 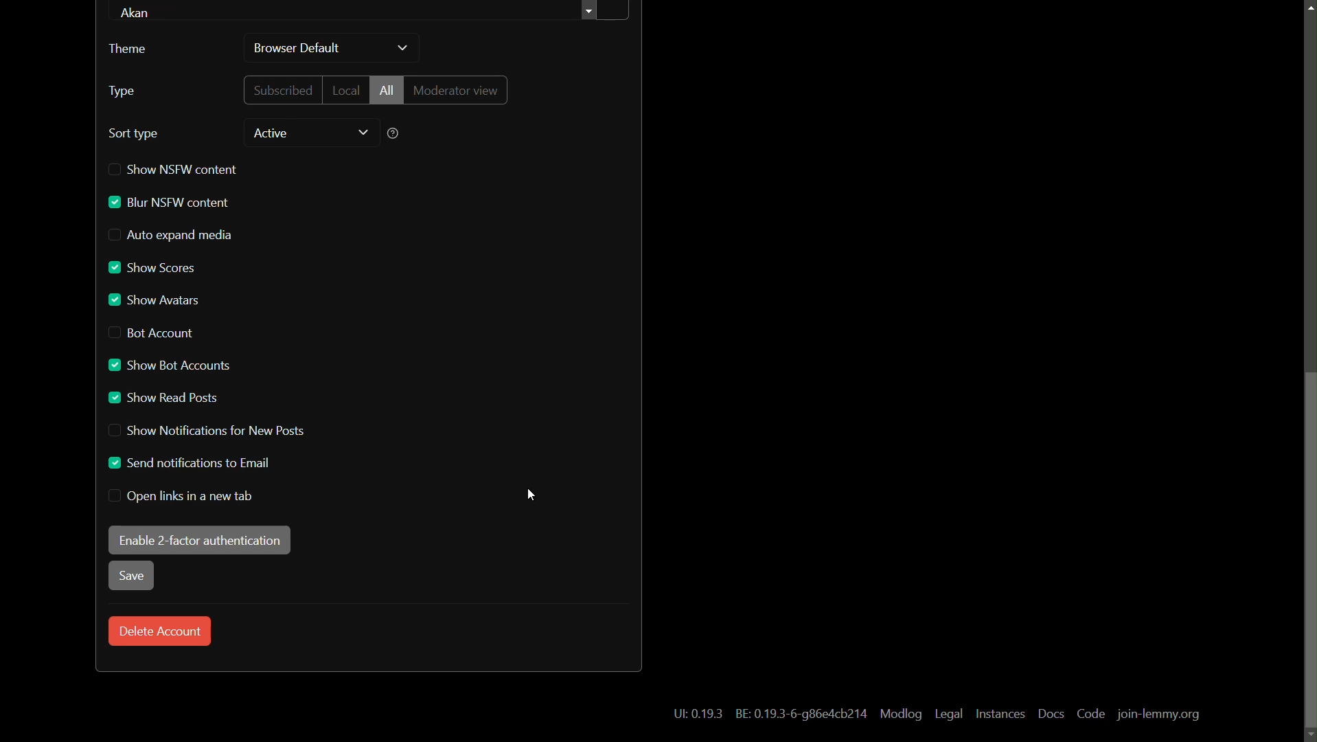 What do you see at coordinates (901, 715) in the screenshot?
I see `modlog` at bounding box center [901, 715].